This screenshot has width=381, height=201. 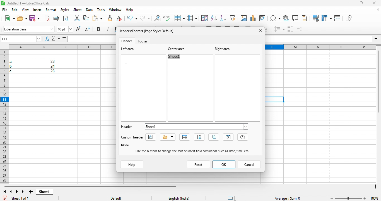 What do you see at coordinates (192, 18) in the screenshot?
I see `sort` at bounding box center [192, 18].